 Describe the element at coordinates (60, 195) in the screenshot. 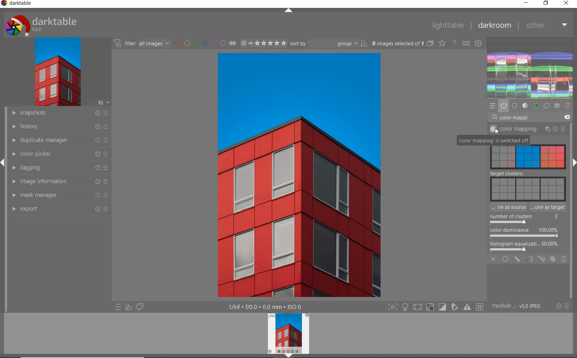

I see `mask manager` at that location.